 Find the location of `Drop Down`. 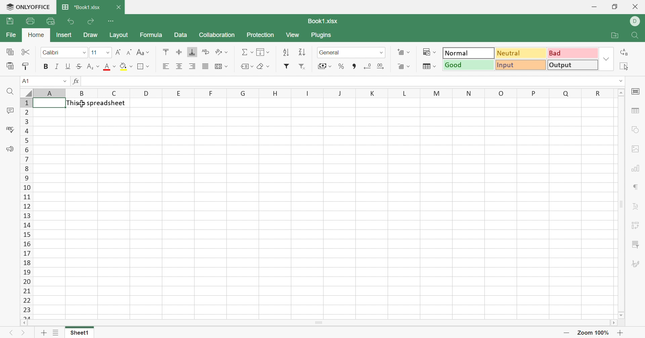

Drop Down is located at coordinates (435, 66).